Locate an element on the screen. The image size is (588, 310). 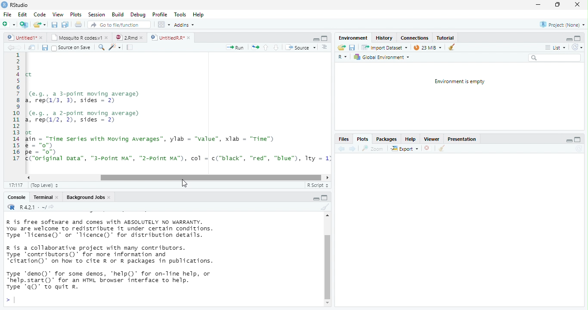
close is located at coordinates (42, 38).